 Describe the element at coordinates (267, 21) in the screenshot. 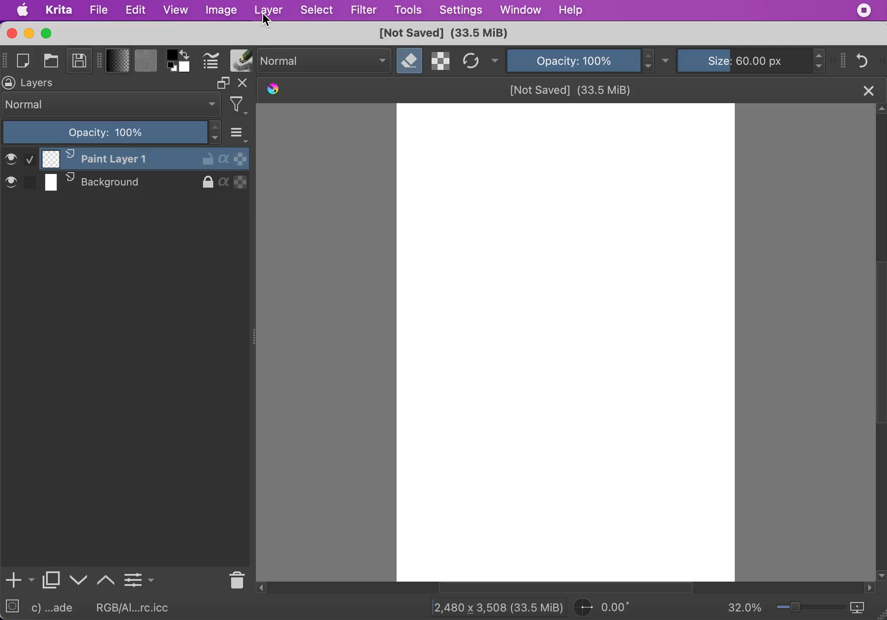

I see `cursor` at that location.